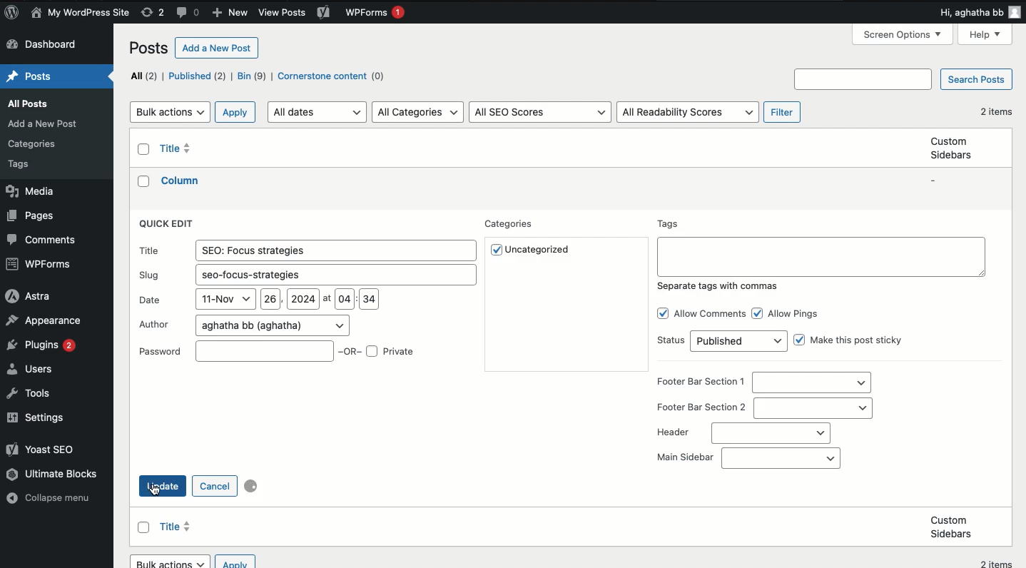  Describe the element at coordinates (813, 407) in the screenshot. I see `section` at that location.